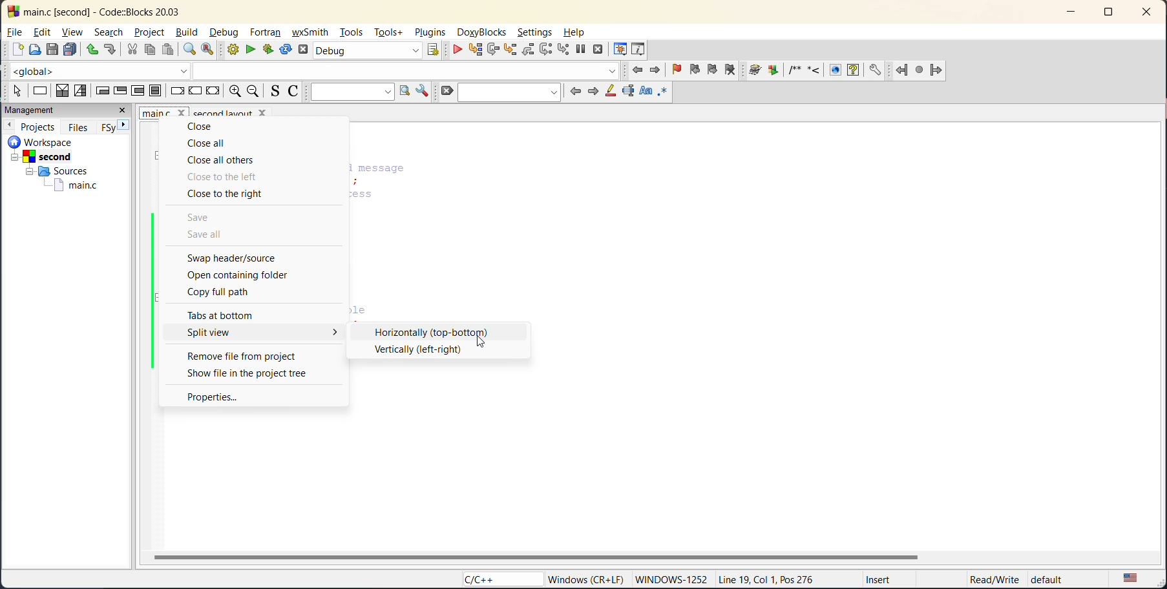 The image size is (1167, 589). What do you see at coordinates (512, 50) in the screenshot?
I see `step into` at bounding box center [512, 50].